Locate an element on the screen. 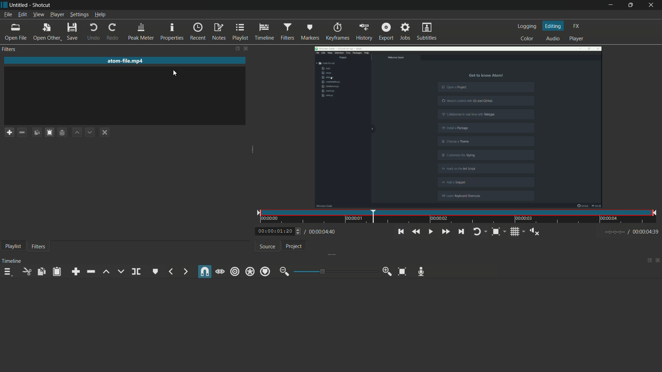 Image resolution: width=662 pixels, height=372 pixels. jobs is located at coordinates (406, 32).